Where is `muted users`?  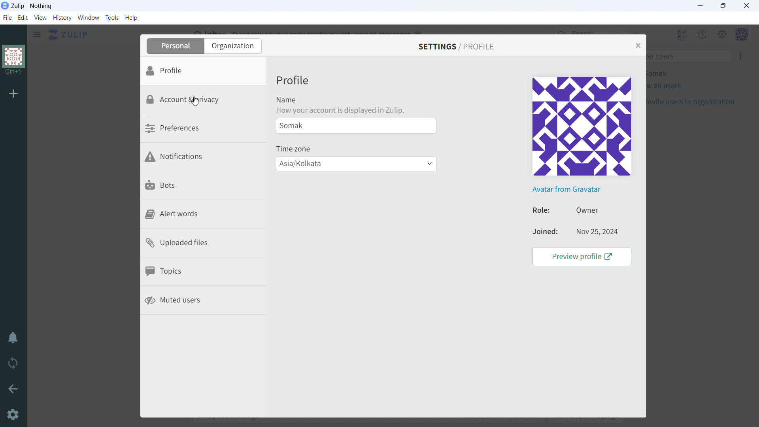
muted users is located at coordinates (203, 301).